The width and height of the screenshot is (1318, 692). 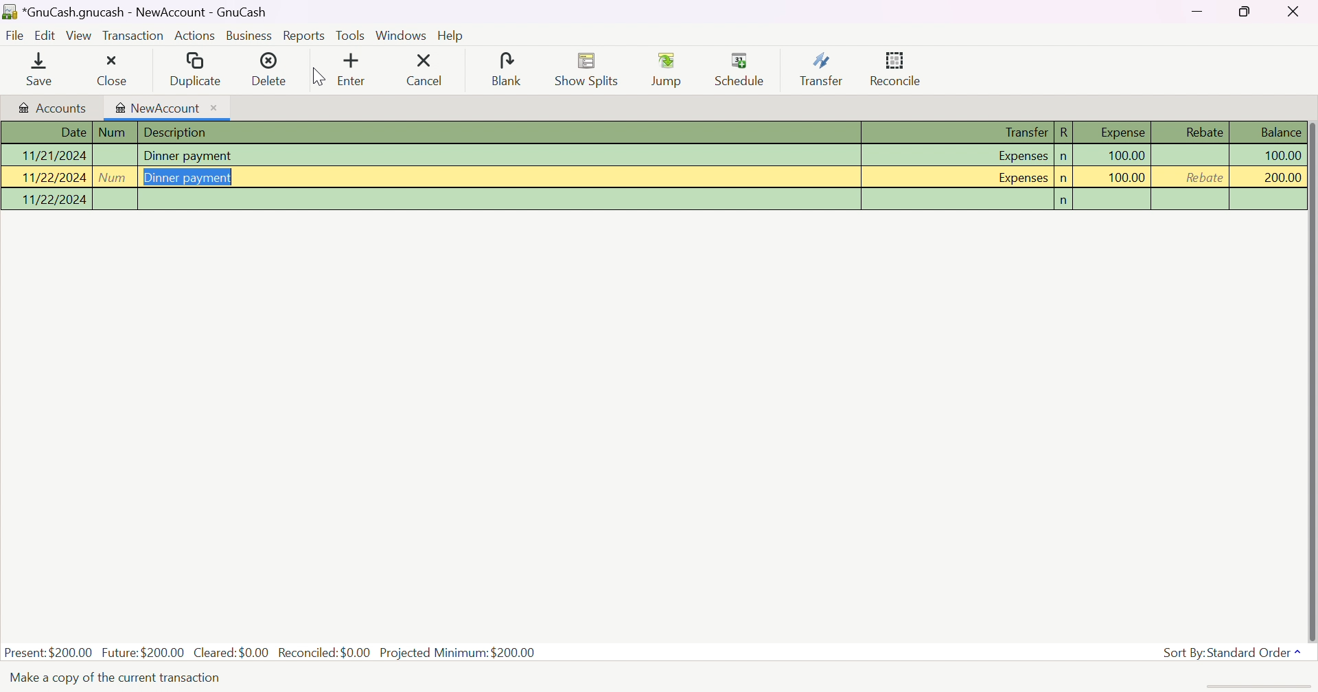 What do you see at coordinates (143, 652) in the screenshot?
I see `Future: $200.00` at bounding box center [143, 652].